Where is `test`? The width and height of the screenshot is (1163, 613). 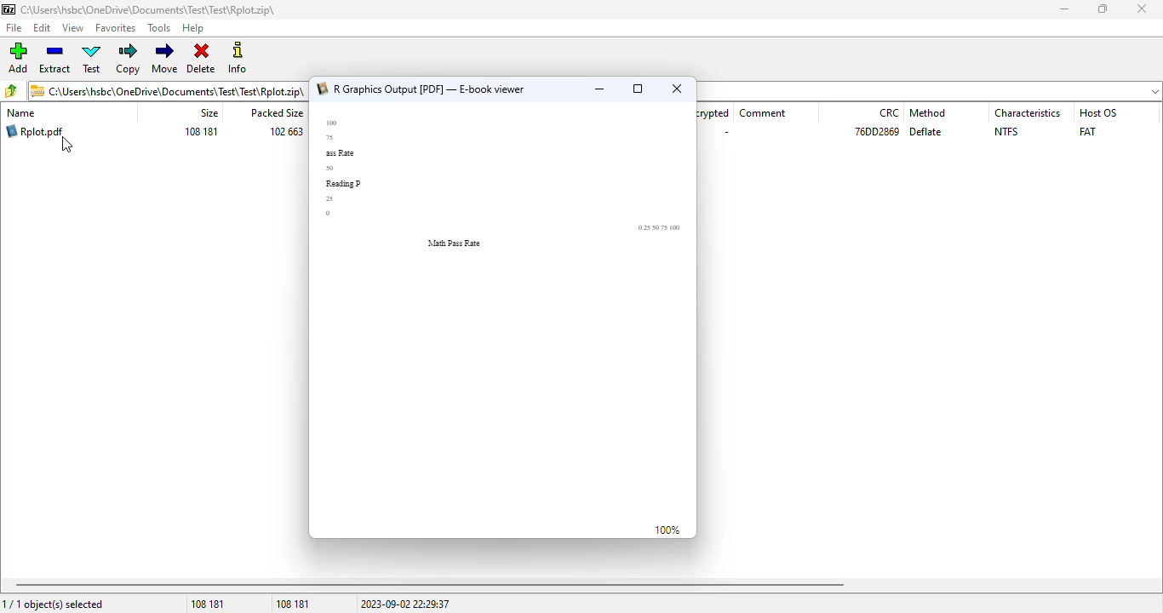 test is located at coordinates (92, 59).